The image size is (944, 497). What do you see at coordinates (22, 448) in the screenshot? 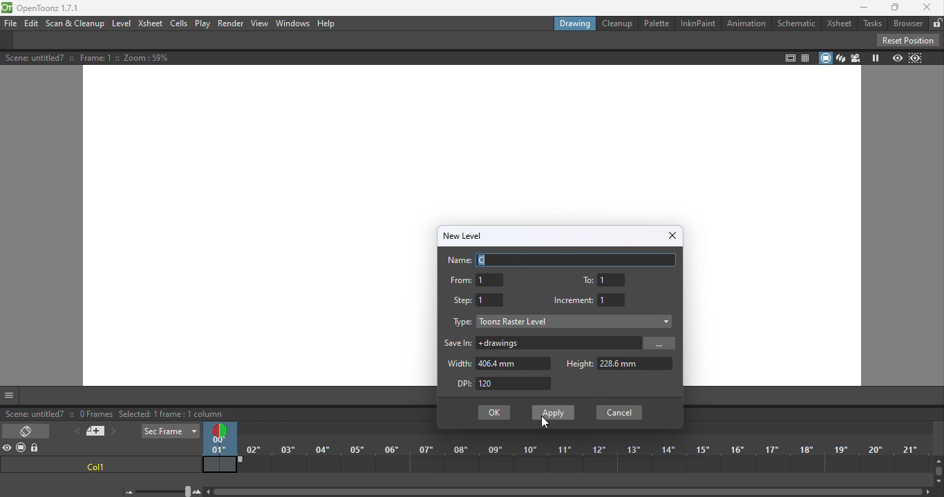
I see `Camera stand visibility toggle all` at bounding box center [22, 448].